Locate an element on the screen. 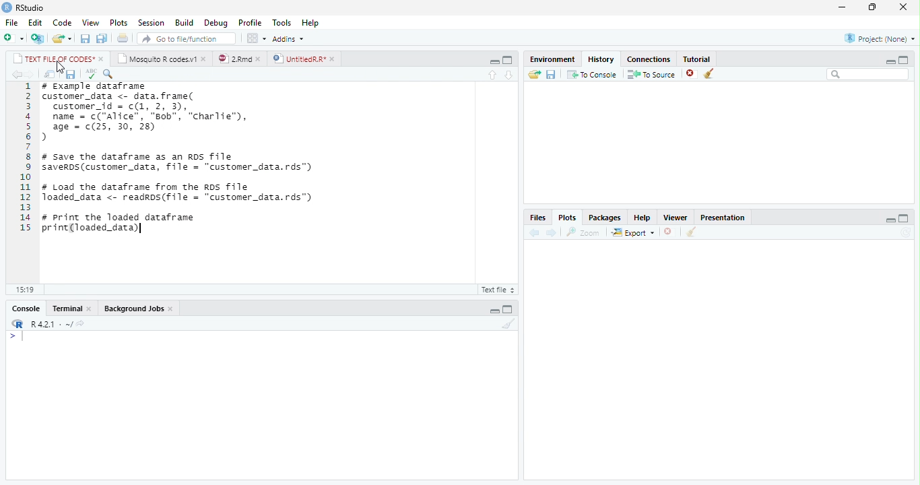  options is located at coordinates (256, 38).